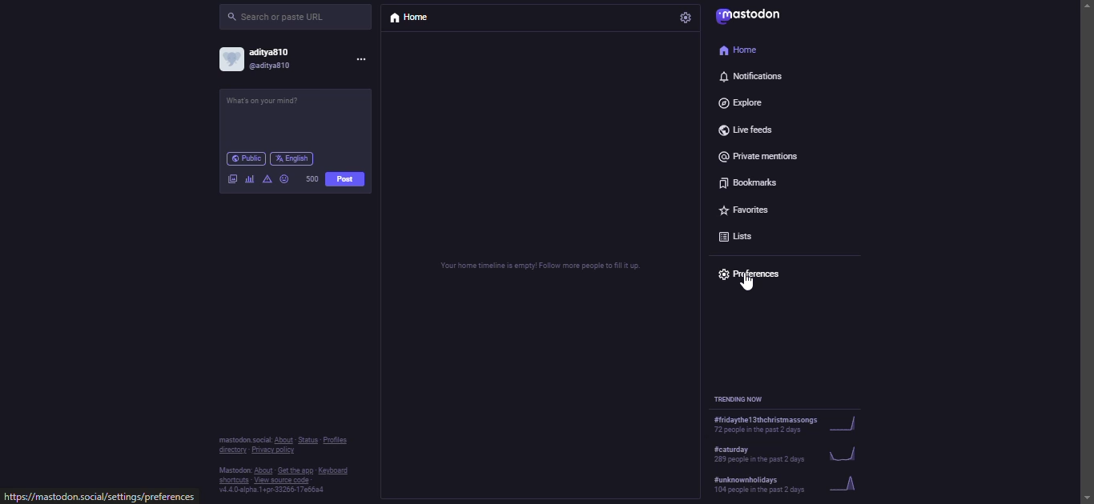 This screenshot has height=504, width=1094. What do you see at coordinates (247, 185) in the screenshot?
I see `polls` at bounding box center [247, 185].